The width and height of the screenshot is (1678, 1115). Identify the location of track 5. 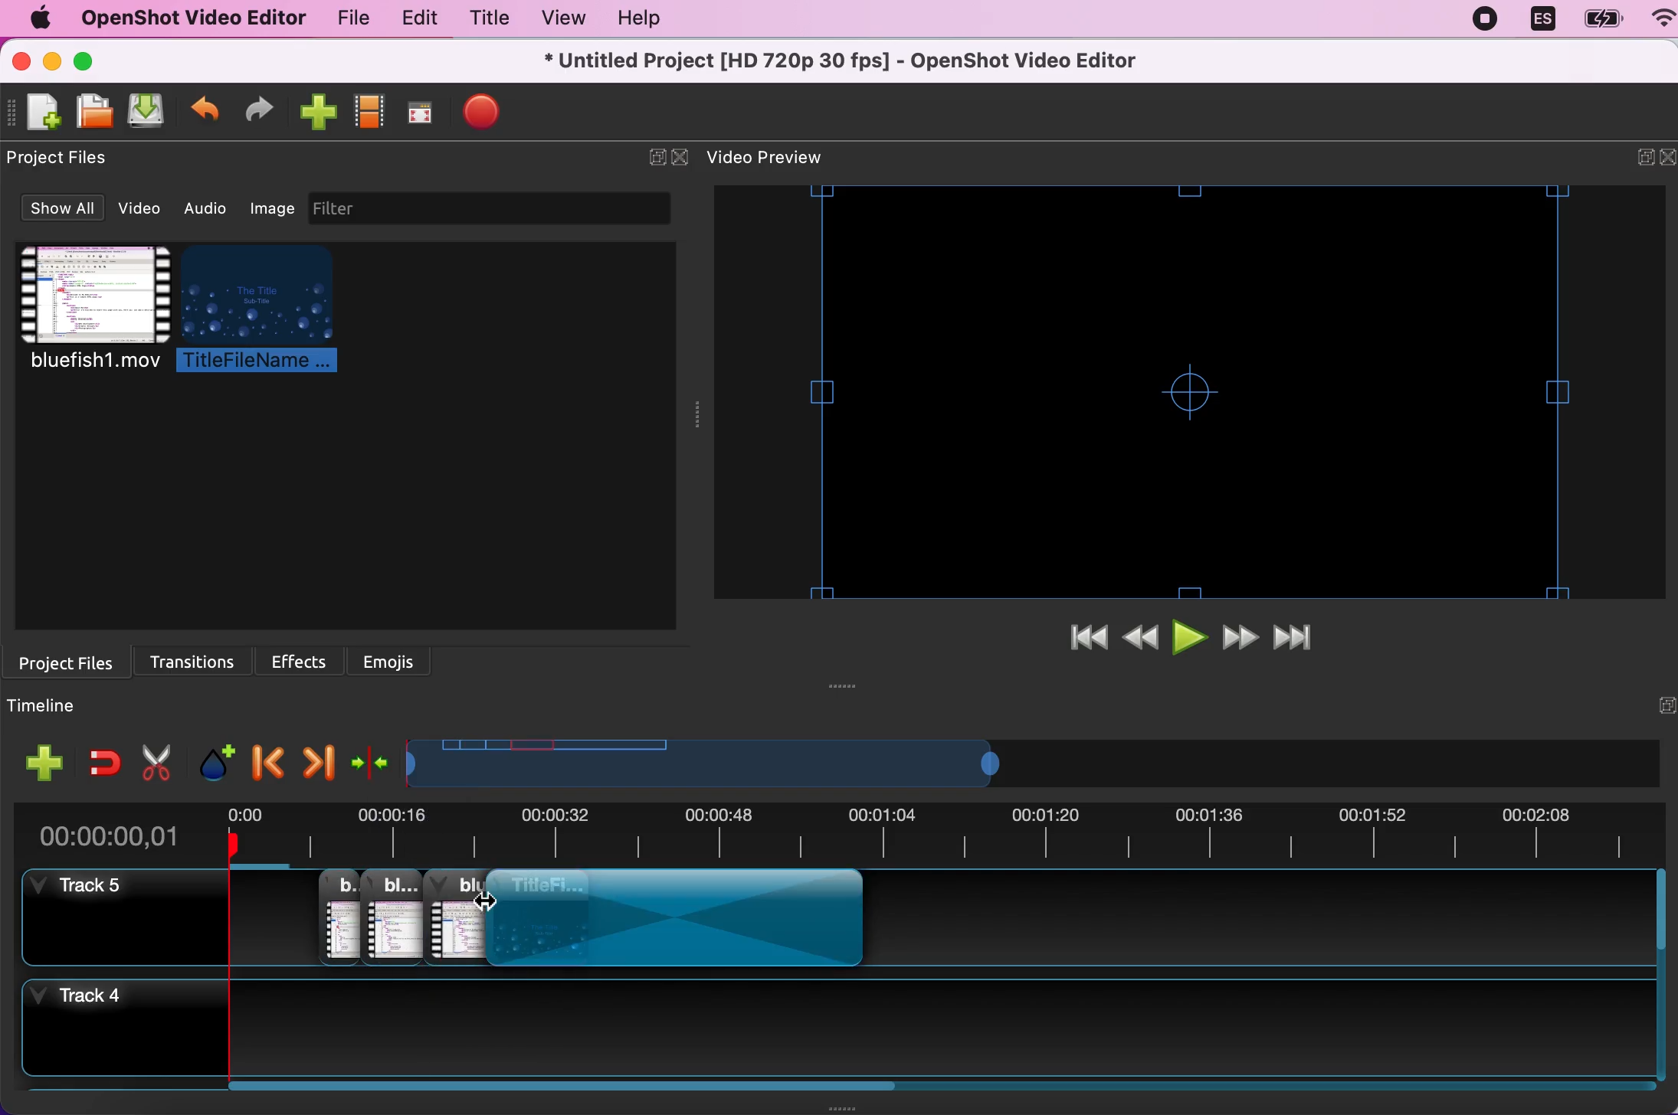
(116, 916).